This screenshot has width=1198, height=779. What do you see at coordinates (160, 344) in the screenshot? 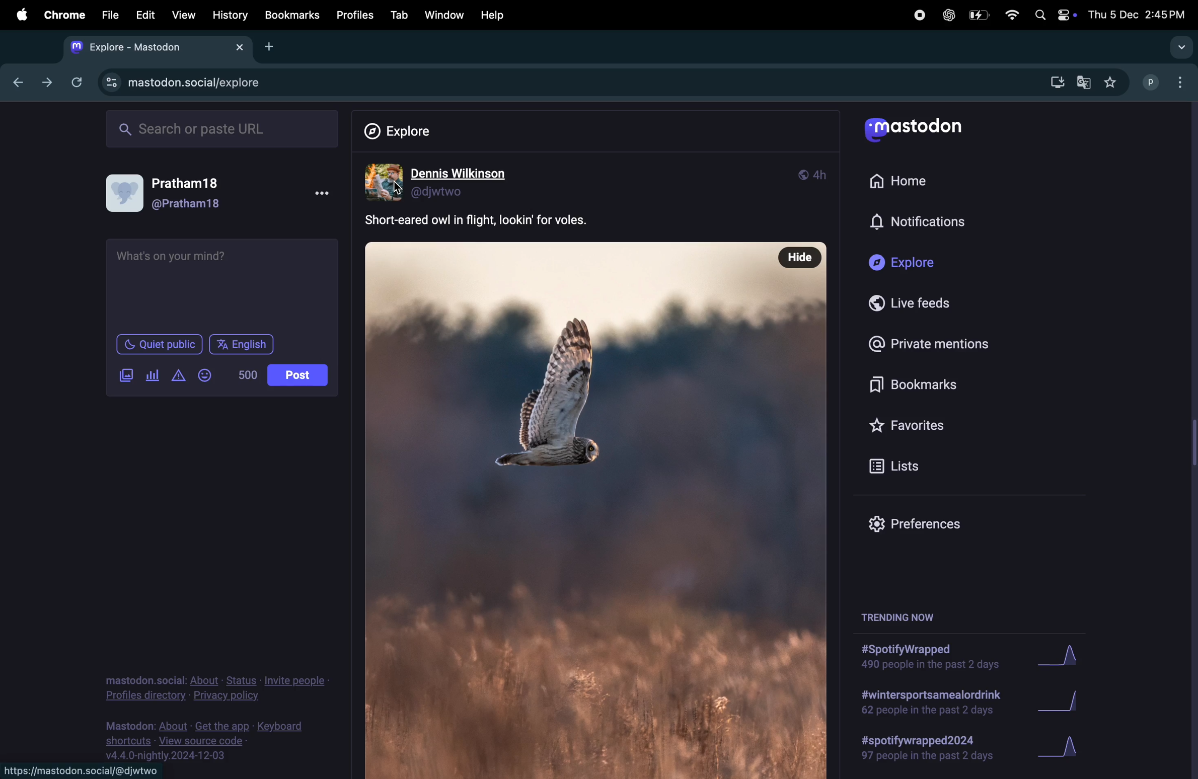
I see `Quiet public` at bounding box center [160, 344].